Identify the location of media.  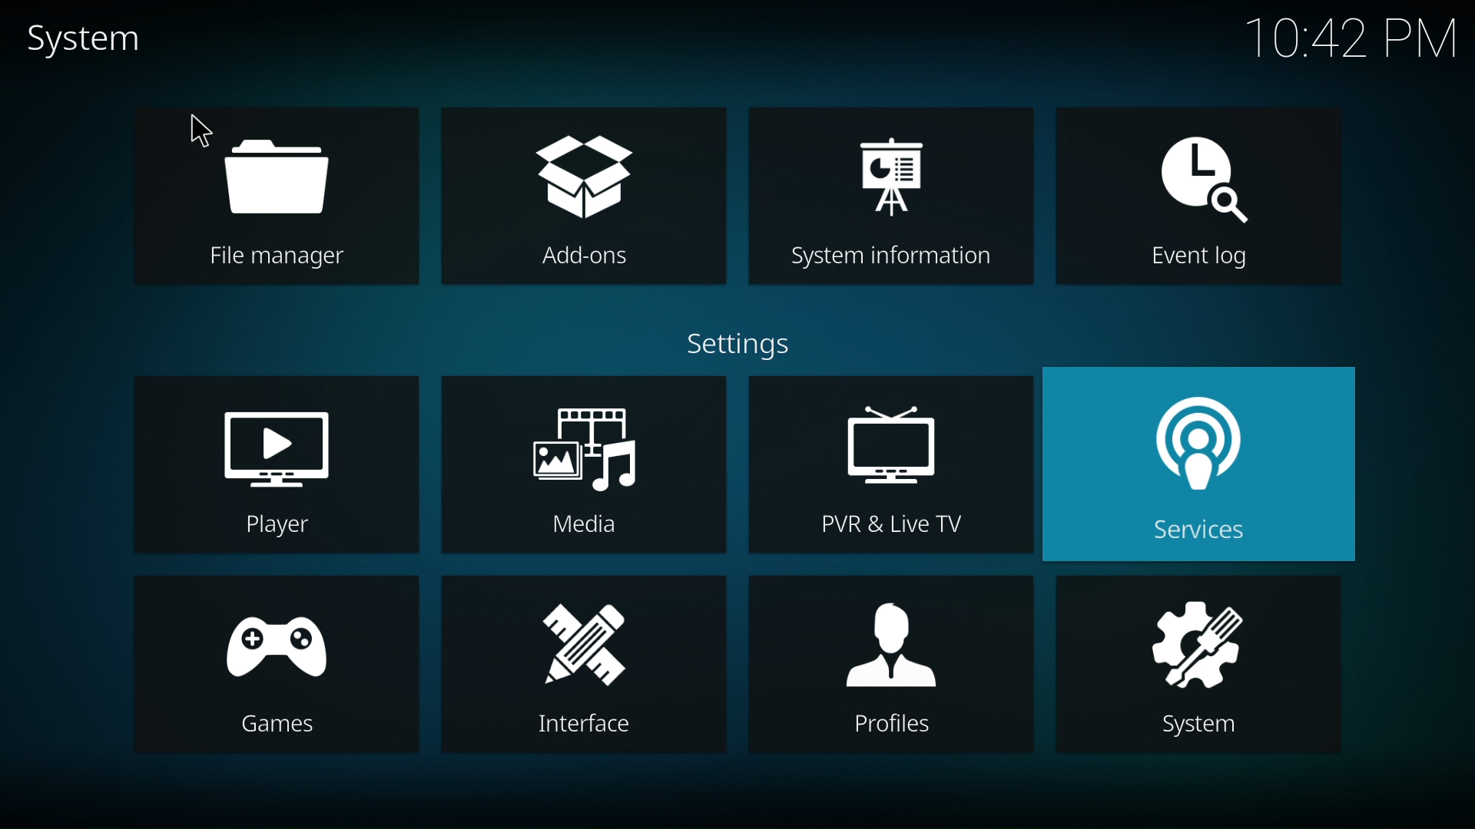
(582, 469).